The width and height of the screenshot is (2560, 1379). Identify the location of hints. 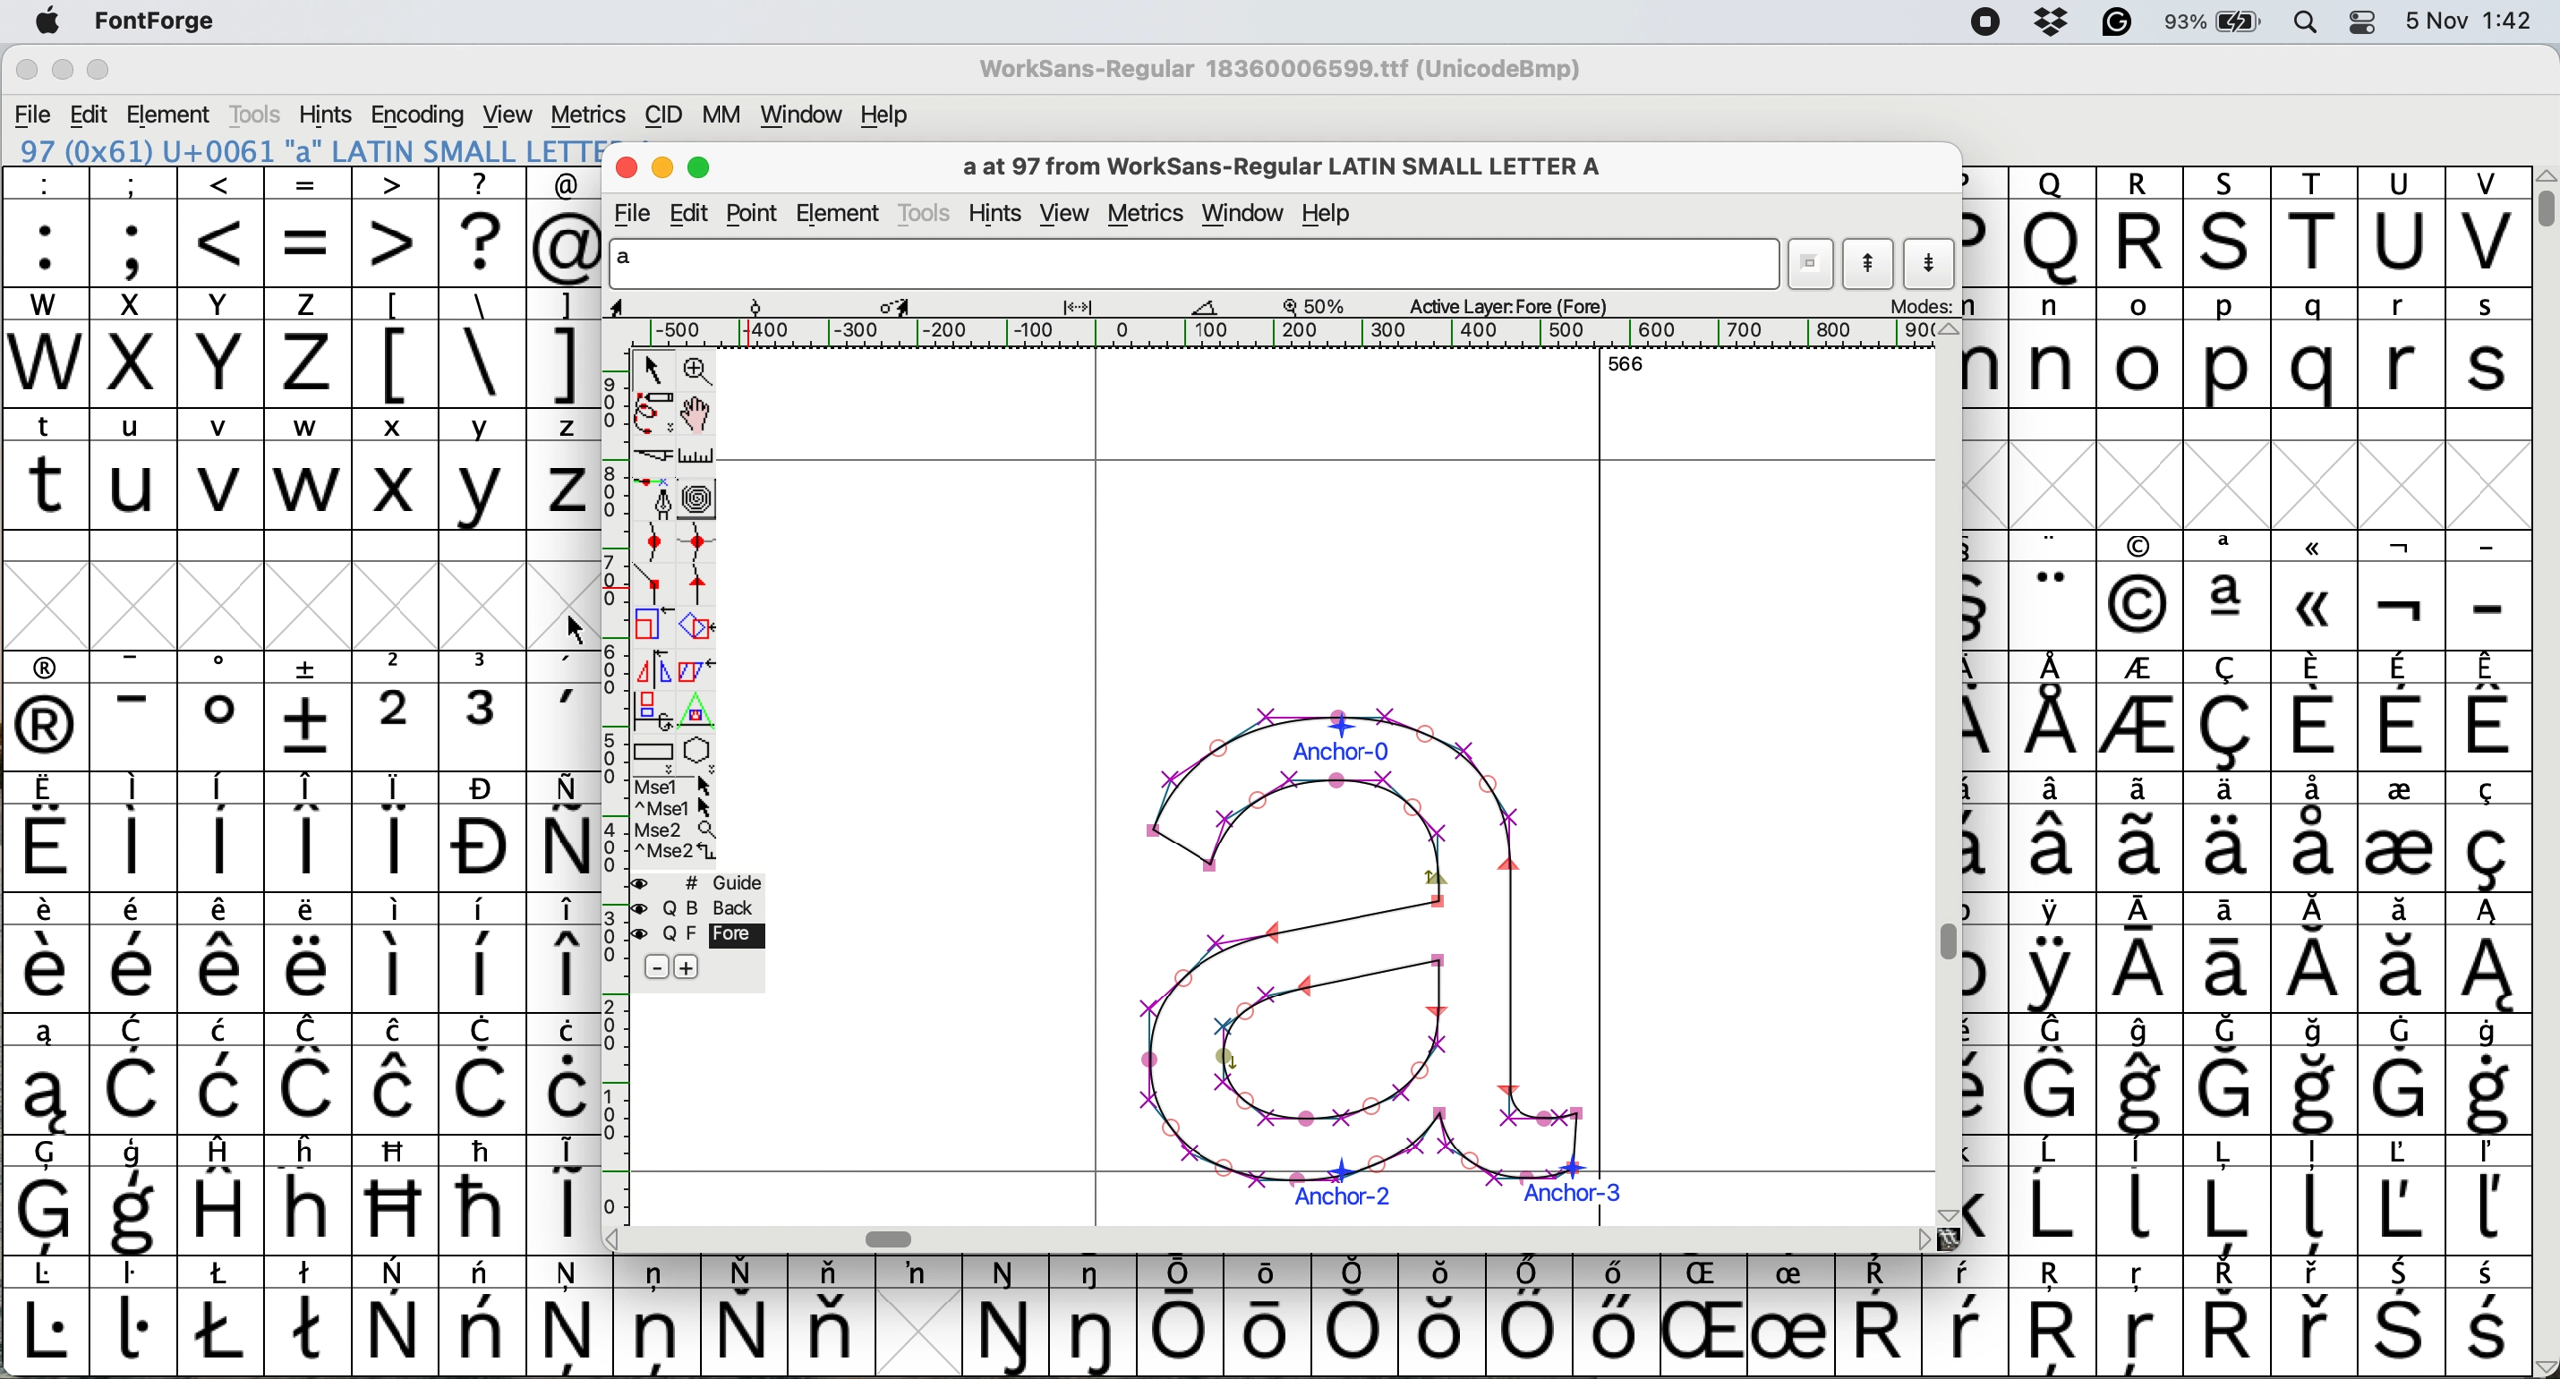
(327, 113).